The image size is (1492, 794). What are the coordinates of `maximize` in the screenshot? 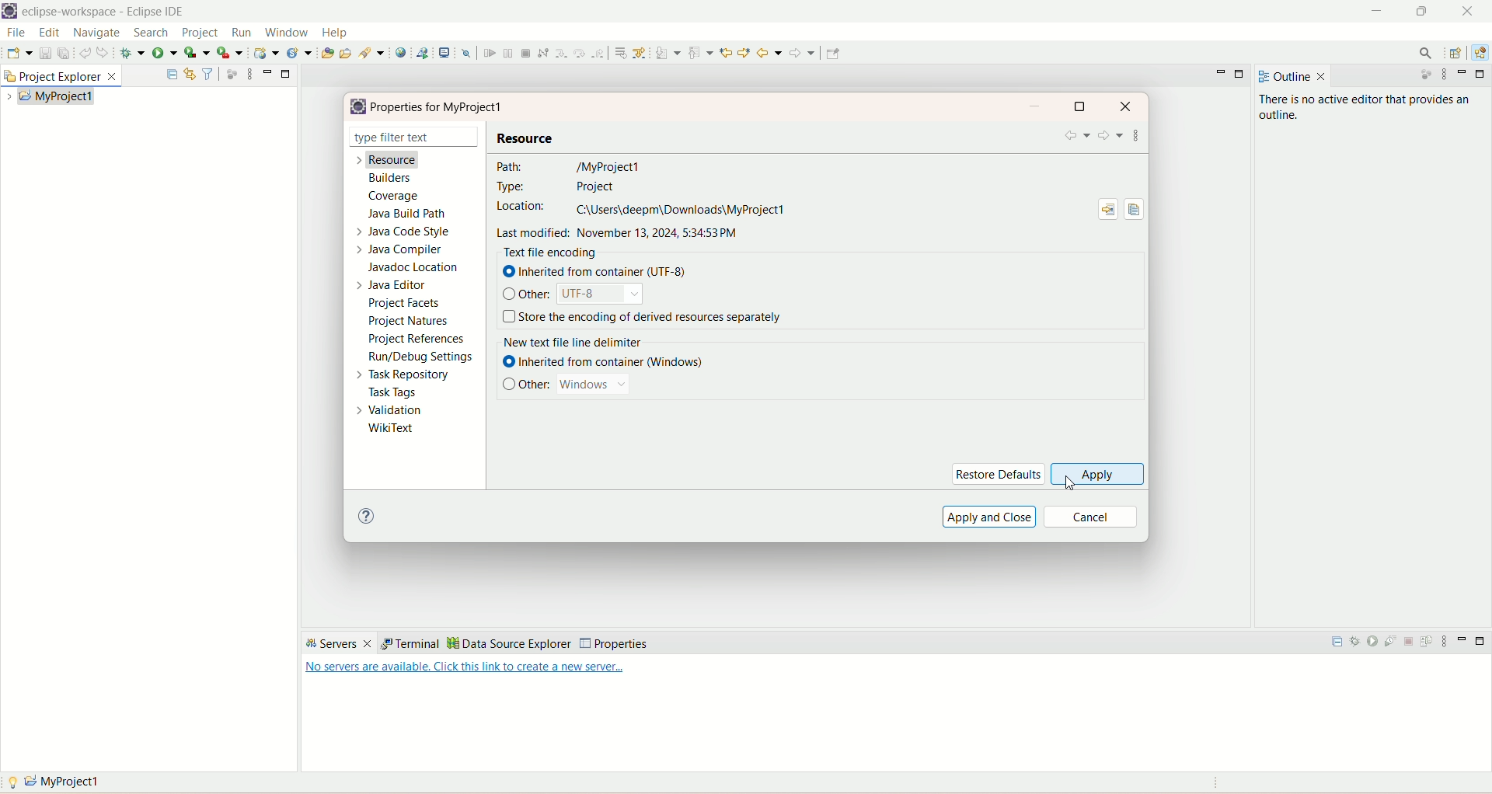 It's located at (1079, 106).